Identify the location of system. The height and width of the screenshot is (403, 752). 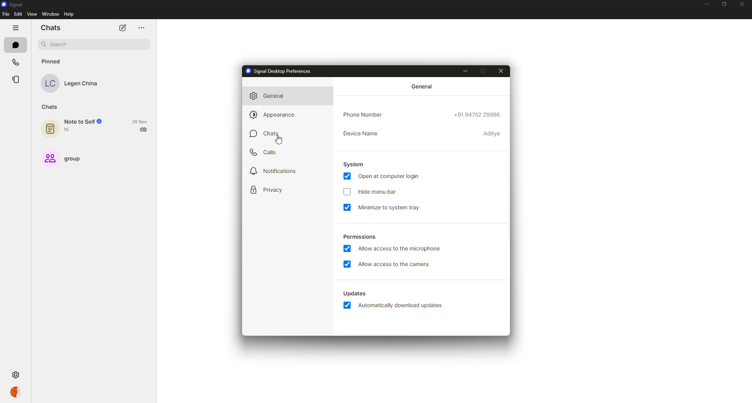
(355, 165).